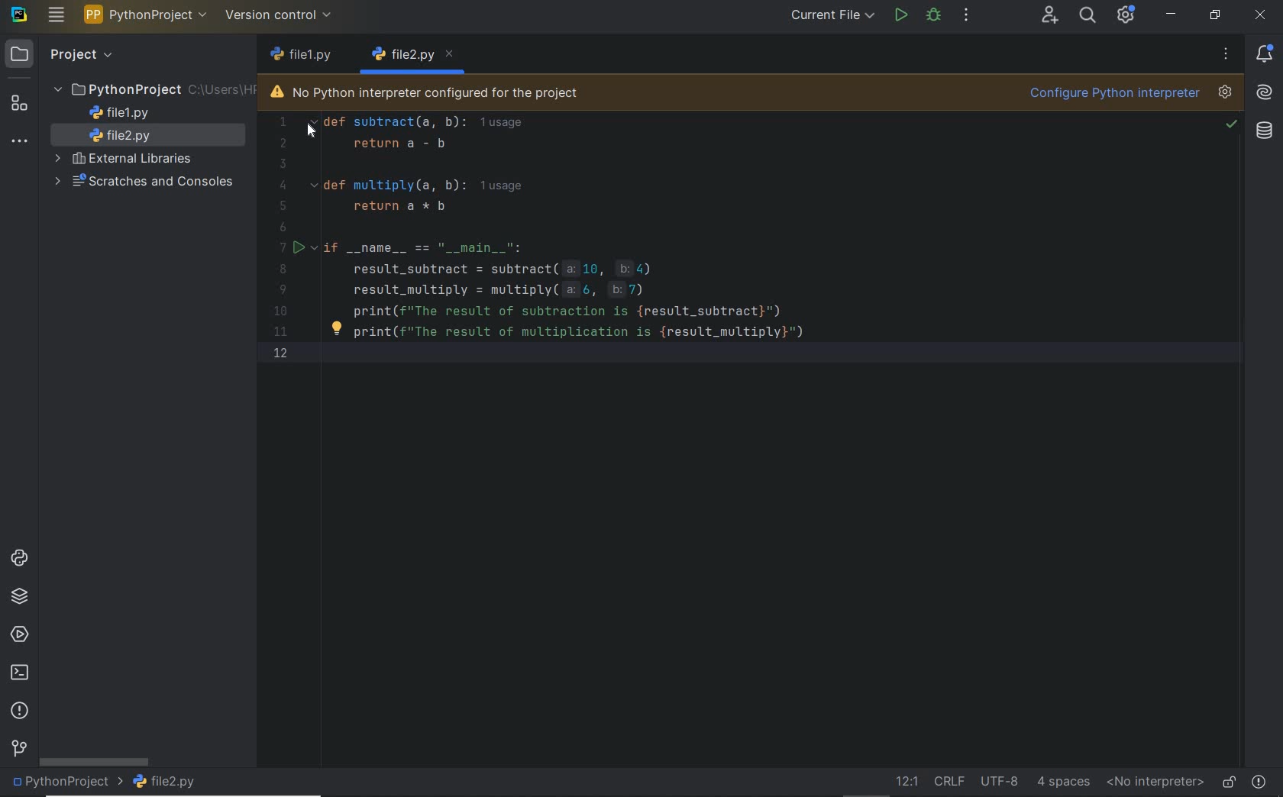  I want to click on system name, so click(21, 15).